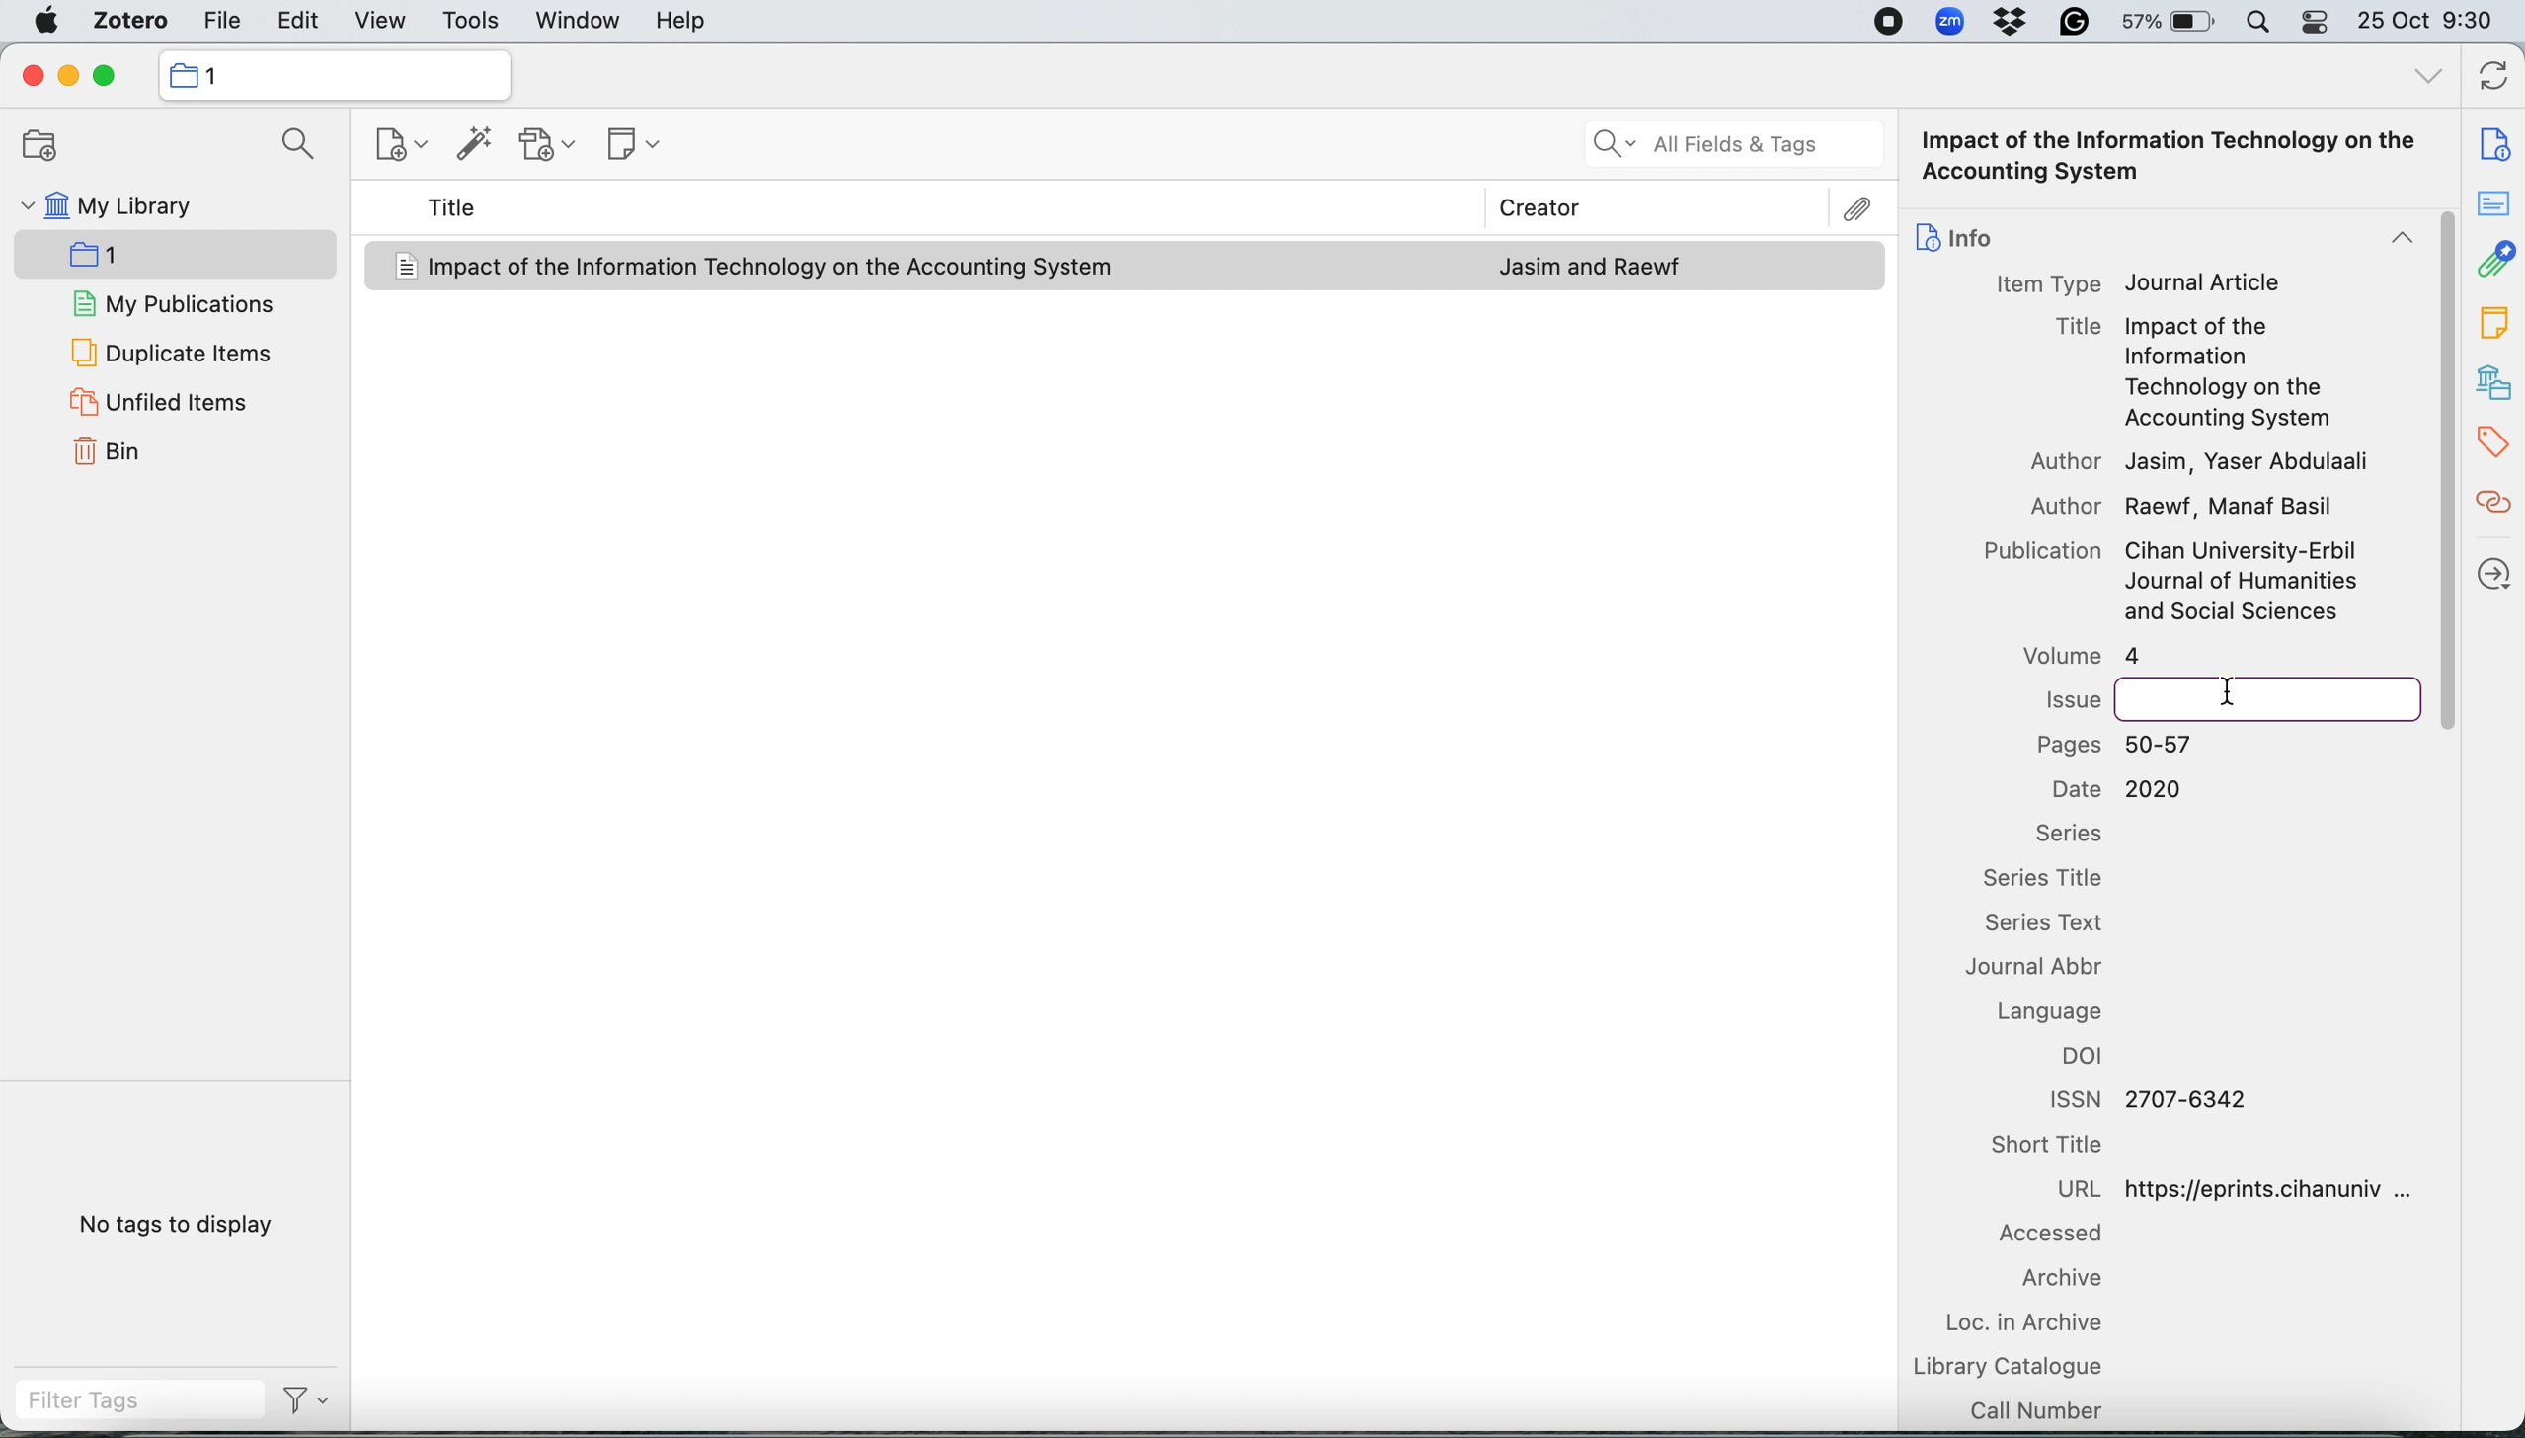  What do you see at coordinates (381, 18) in the screenshot?
I see `view` at bounding box center [381, 18].